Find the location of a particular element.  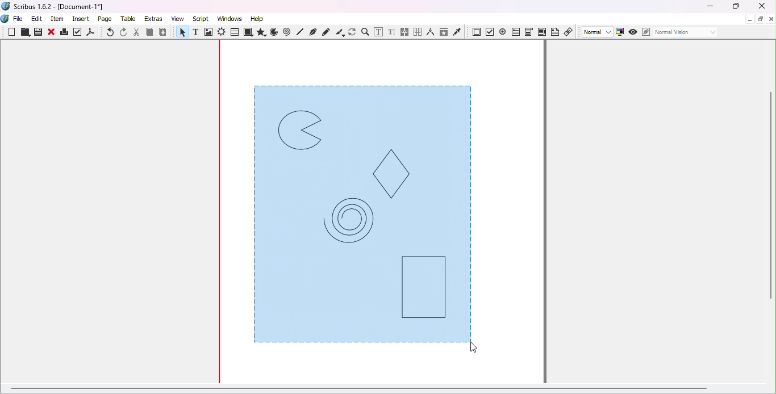

Script is located at coordinates (202, 18).